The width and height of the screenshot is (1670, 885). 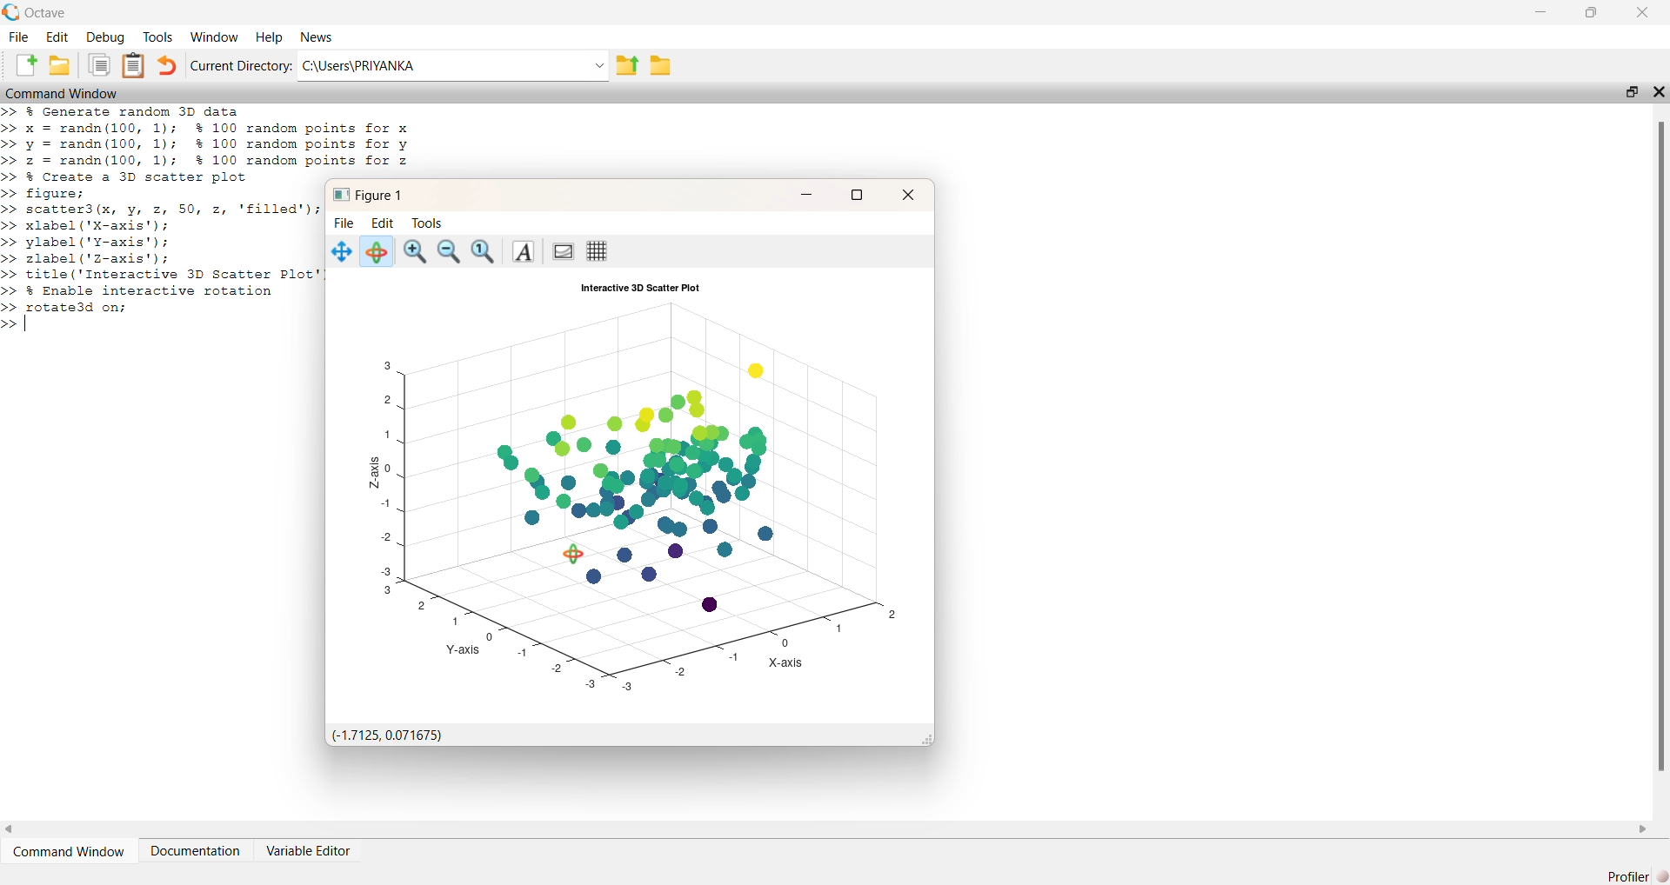 I want to click on grid, so click(x=597, y=251).